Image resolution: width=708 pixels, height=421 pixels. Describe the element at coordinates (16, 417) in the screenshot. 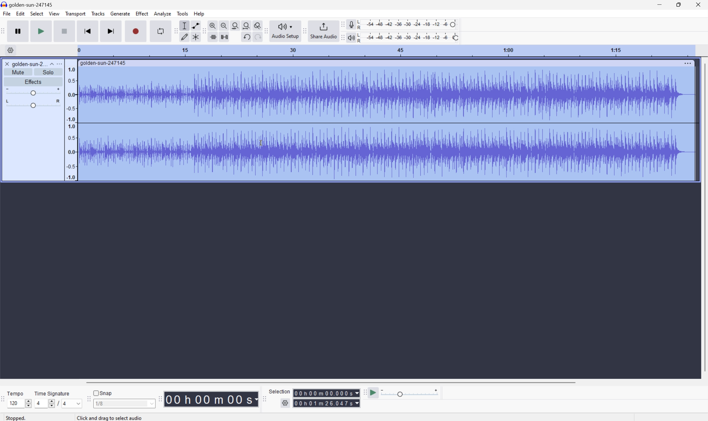

I see `Stopped` at that location.